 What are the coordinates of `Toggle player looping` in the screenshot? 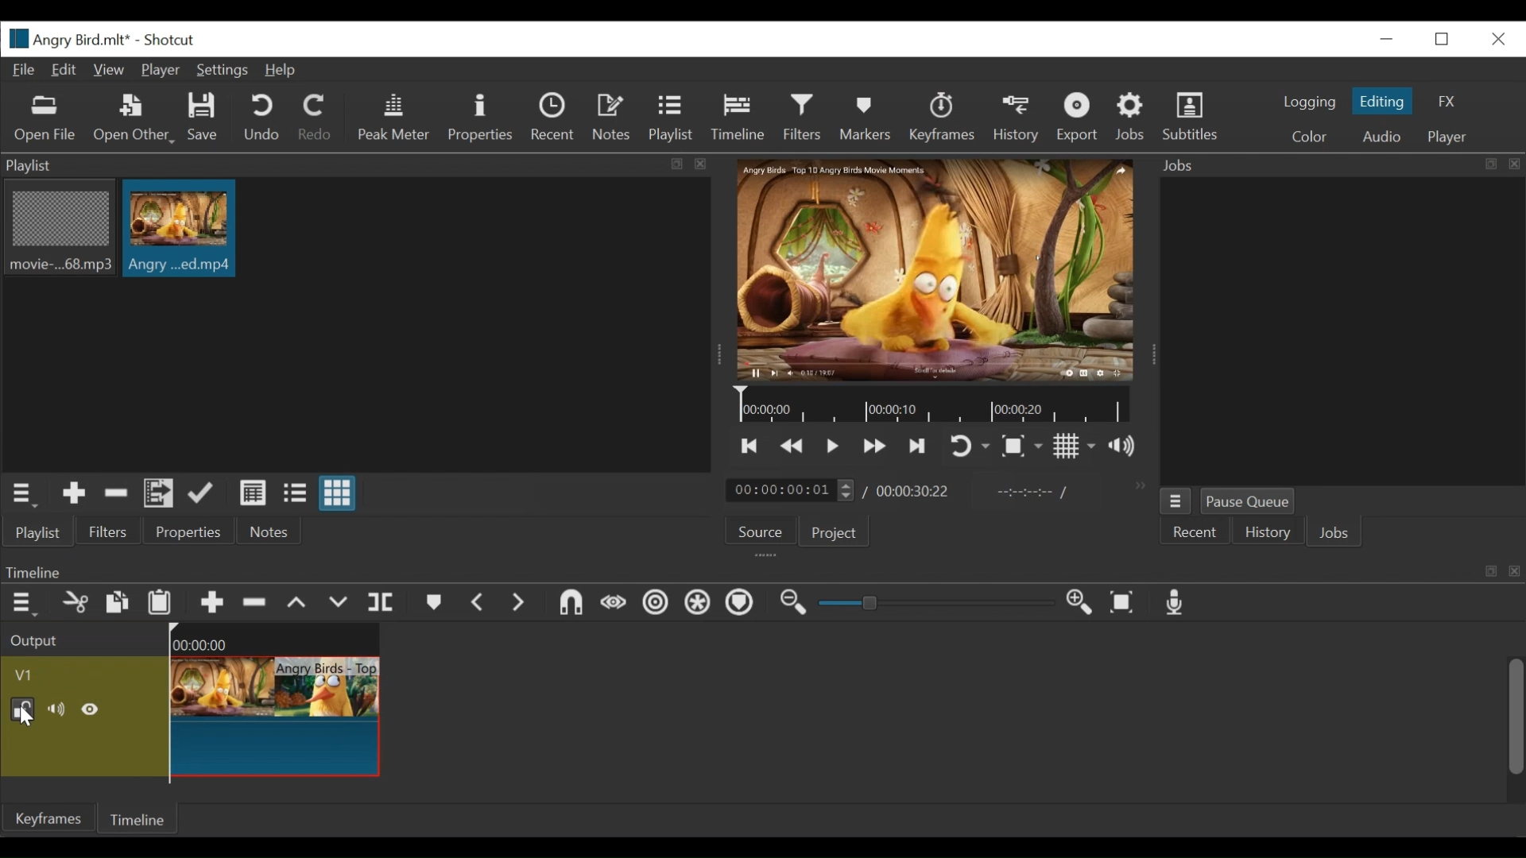 It's located at (967, 447).